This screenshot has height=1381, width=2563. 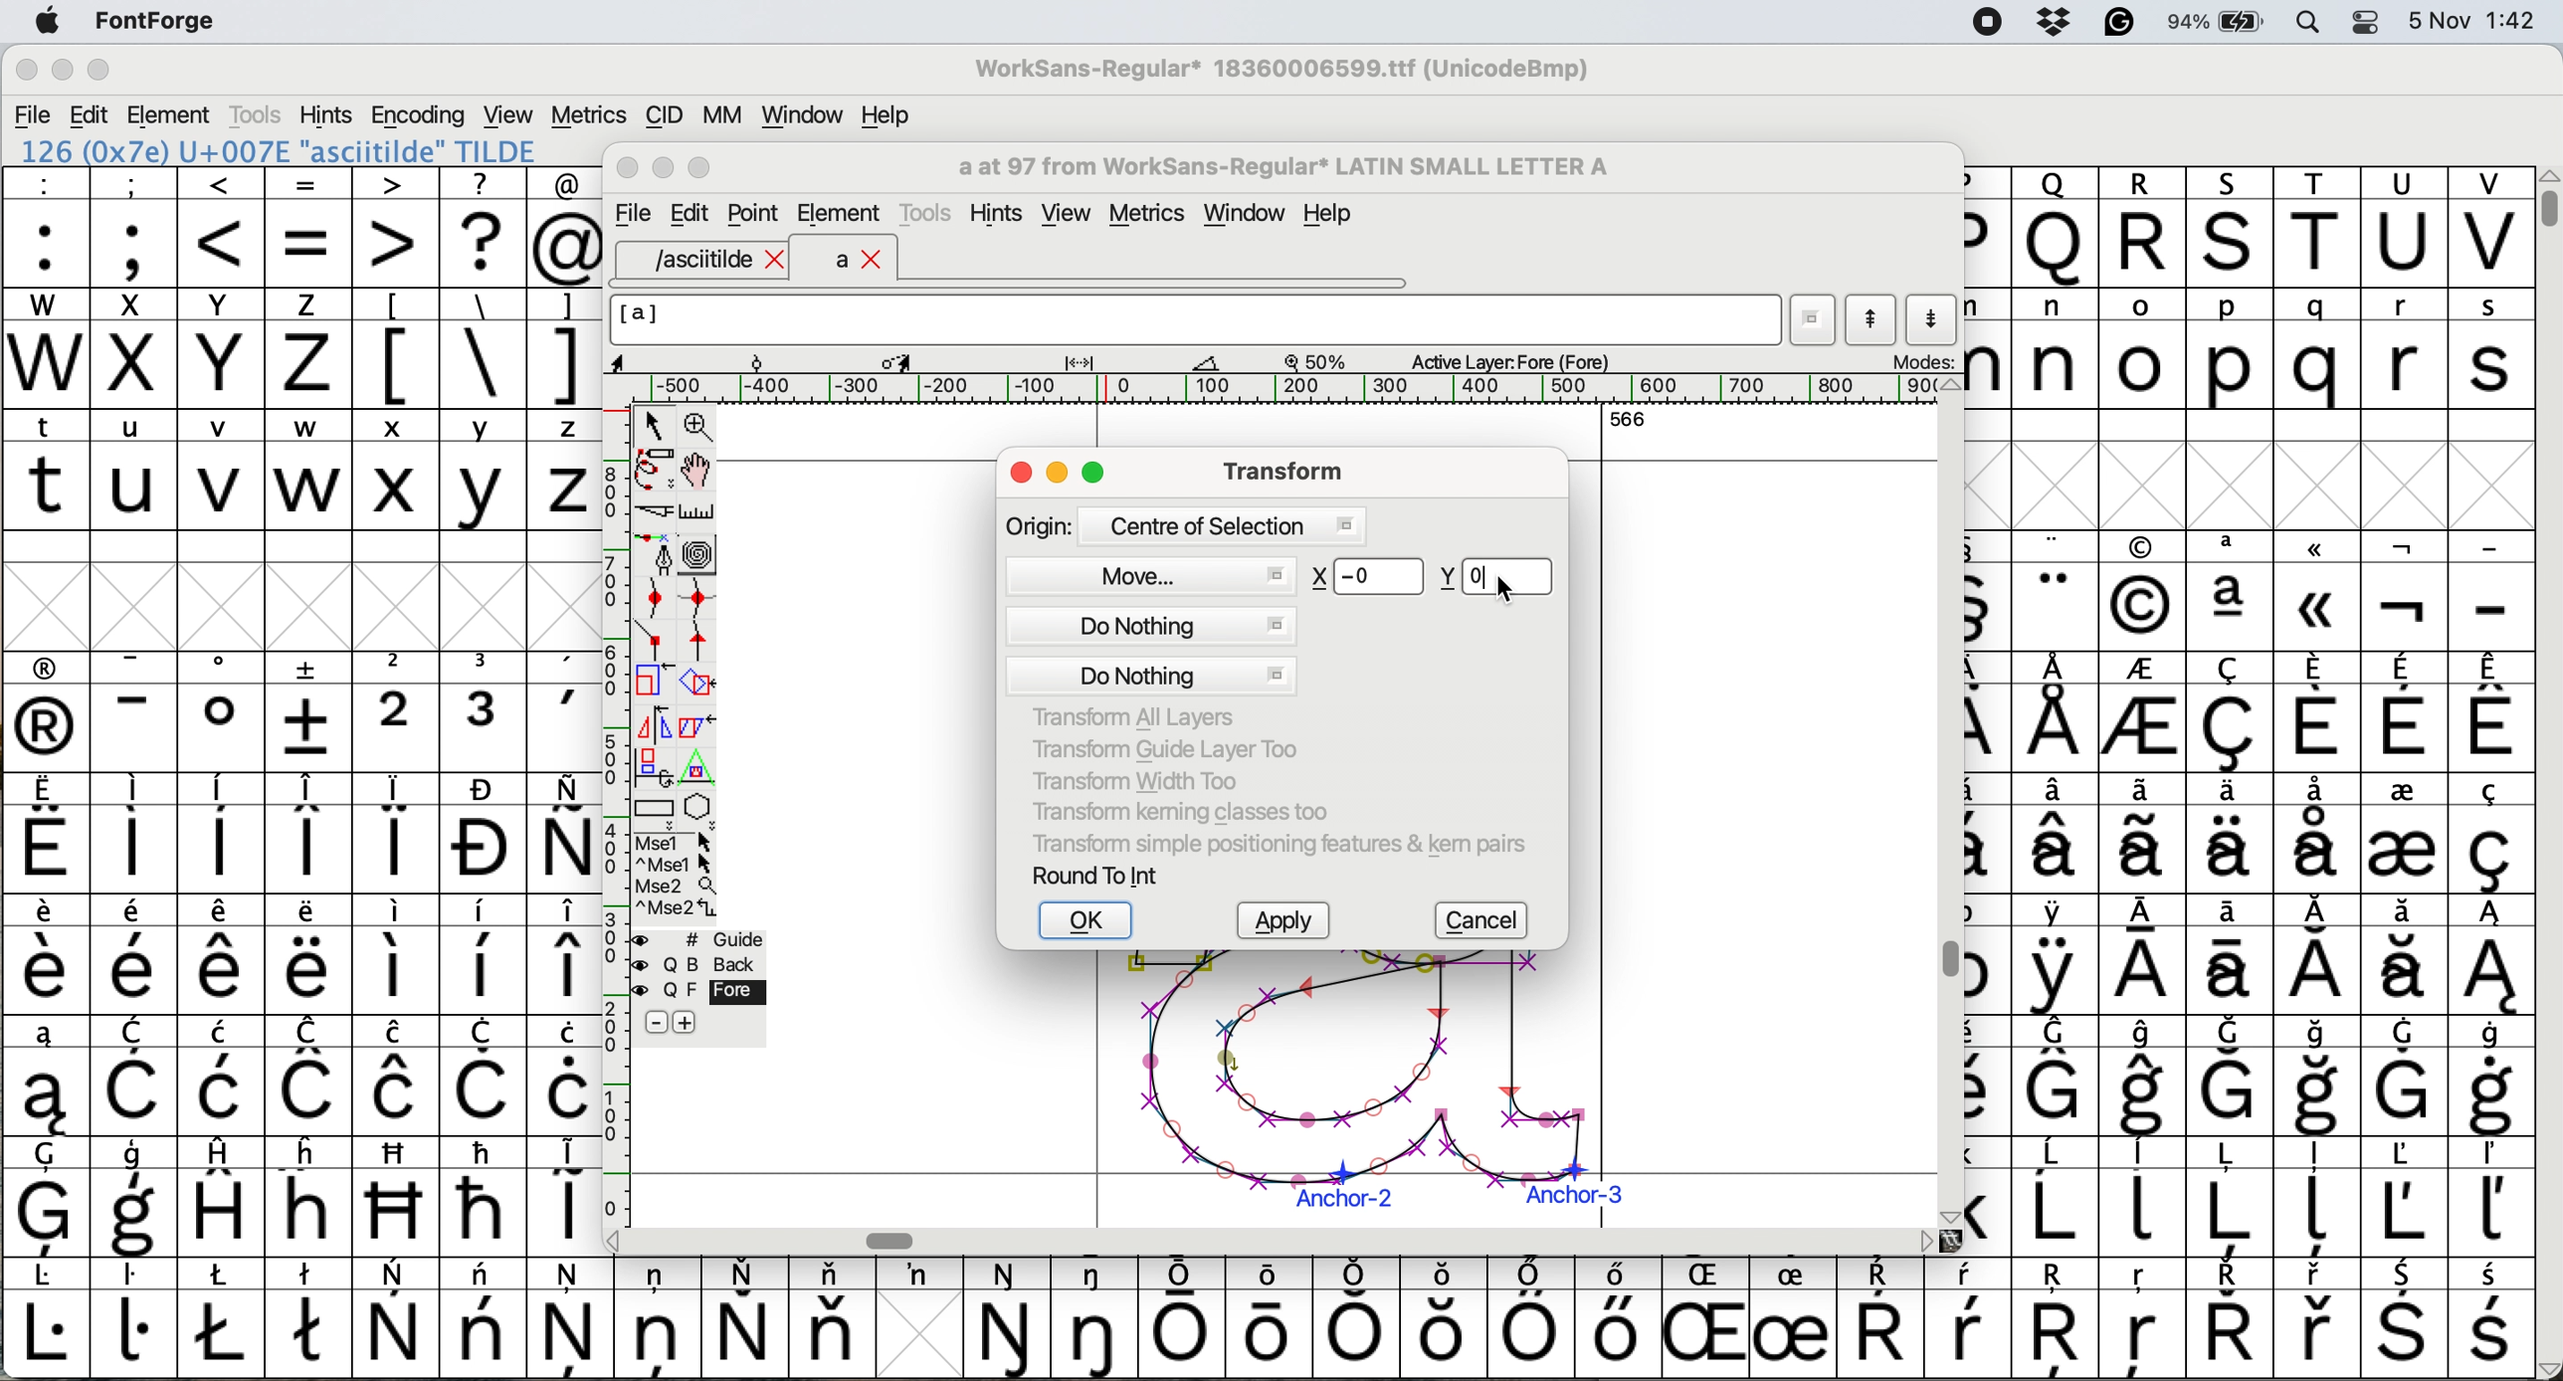 I want to click on remove, so click(x=656, y=1024).